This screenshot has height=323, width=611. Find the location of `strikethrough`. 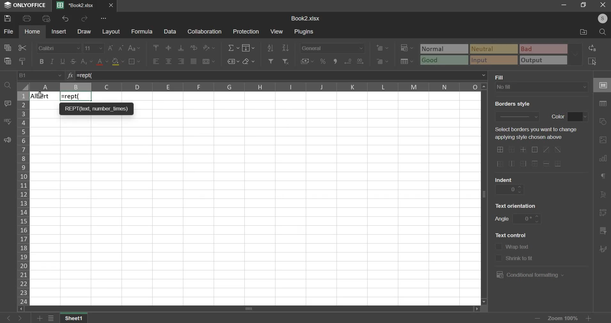

strikethrough is located at coordinates (75, 61).